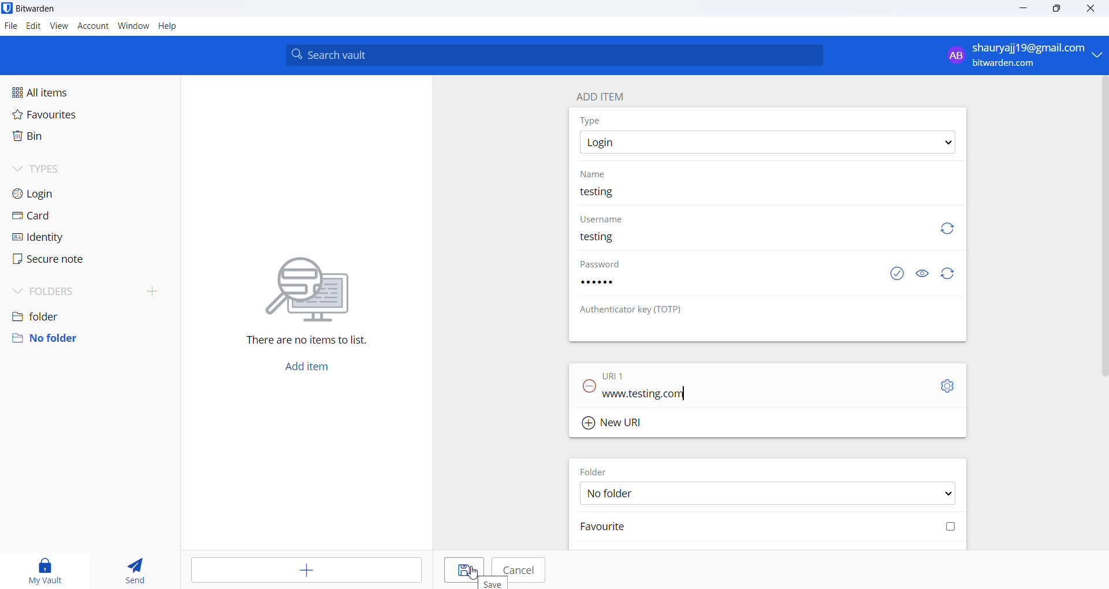 Image resolution: width=1109 pixels, height=589 pixels. I want to click on all items, so click(67, 90).